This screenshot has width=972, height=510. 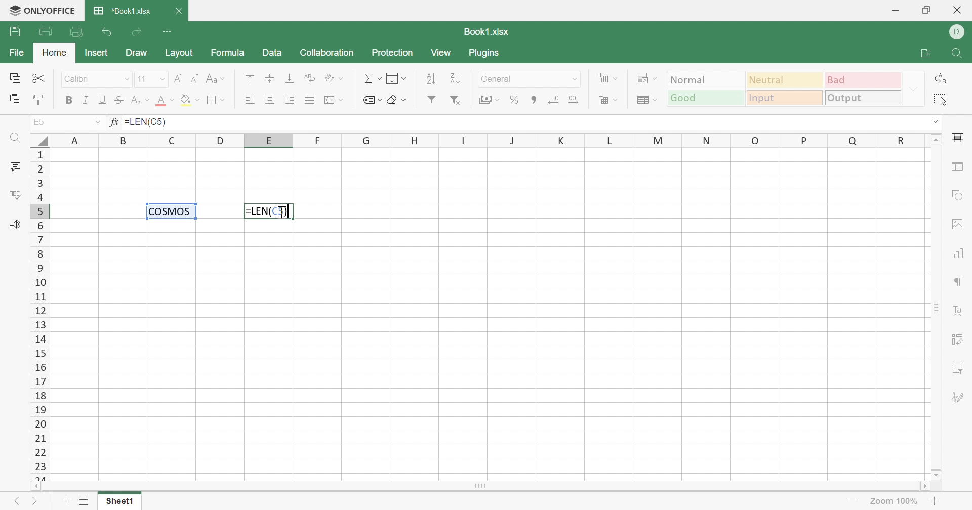 What do you see at coordinates (705, 98) in the screenshot?
I see `Good` at bounding box center [705, 98].